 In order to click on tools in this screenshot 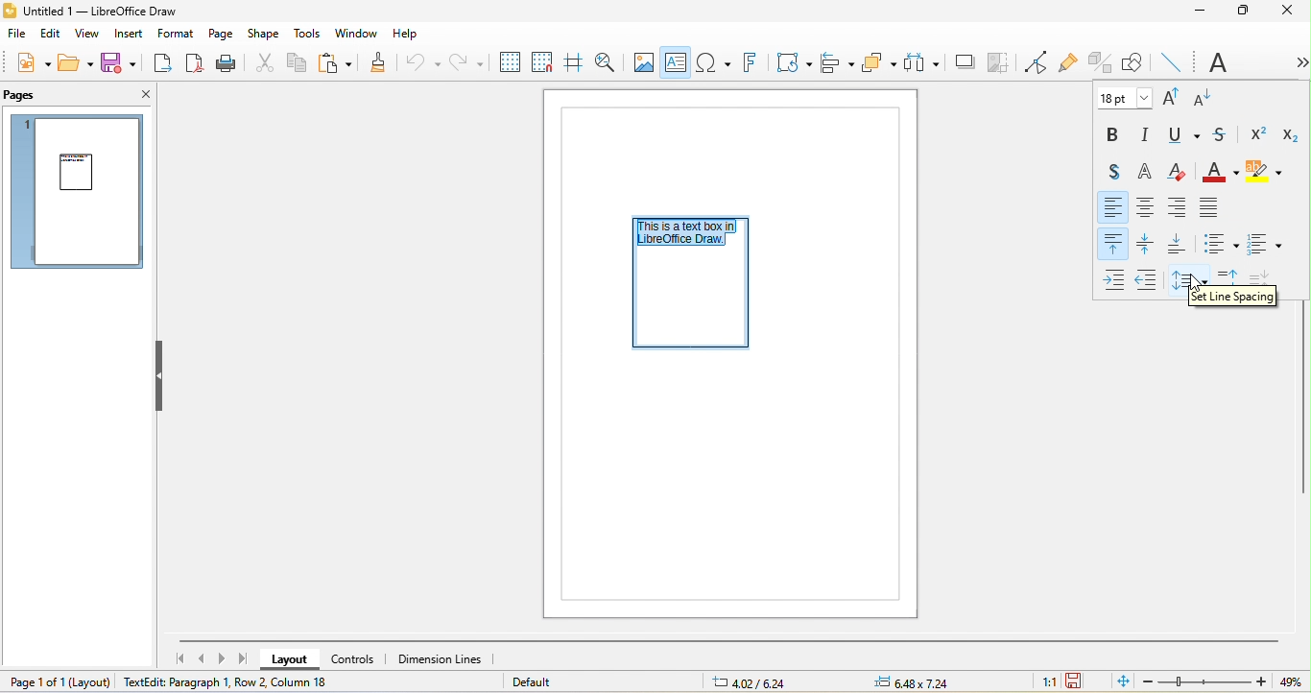, I will do `click(307, 35)`.